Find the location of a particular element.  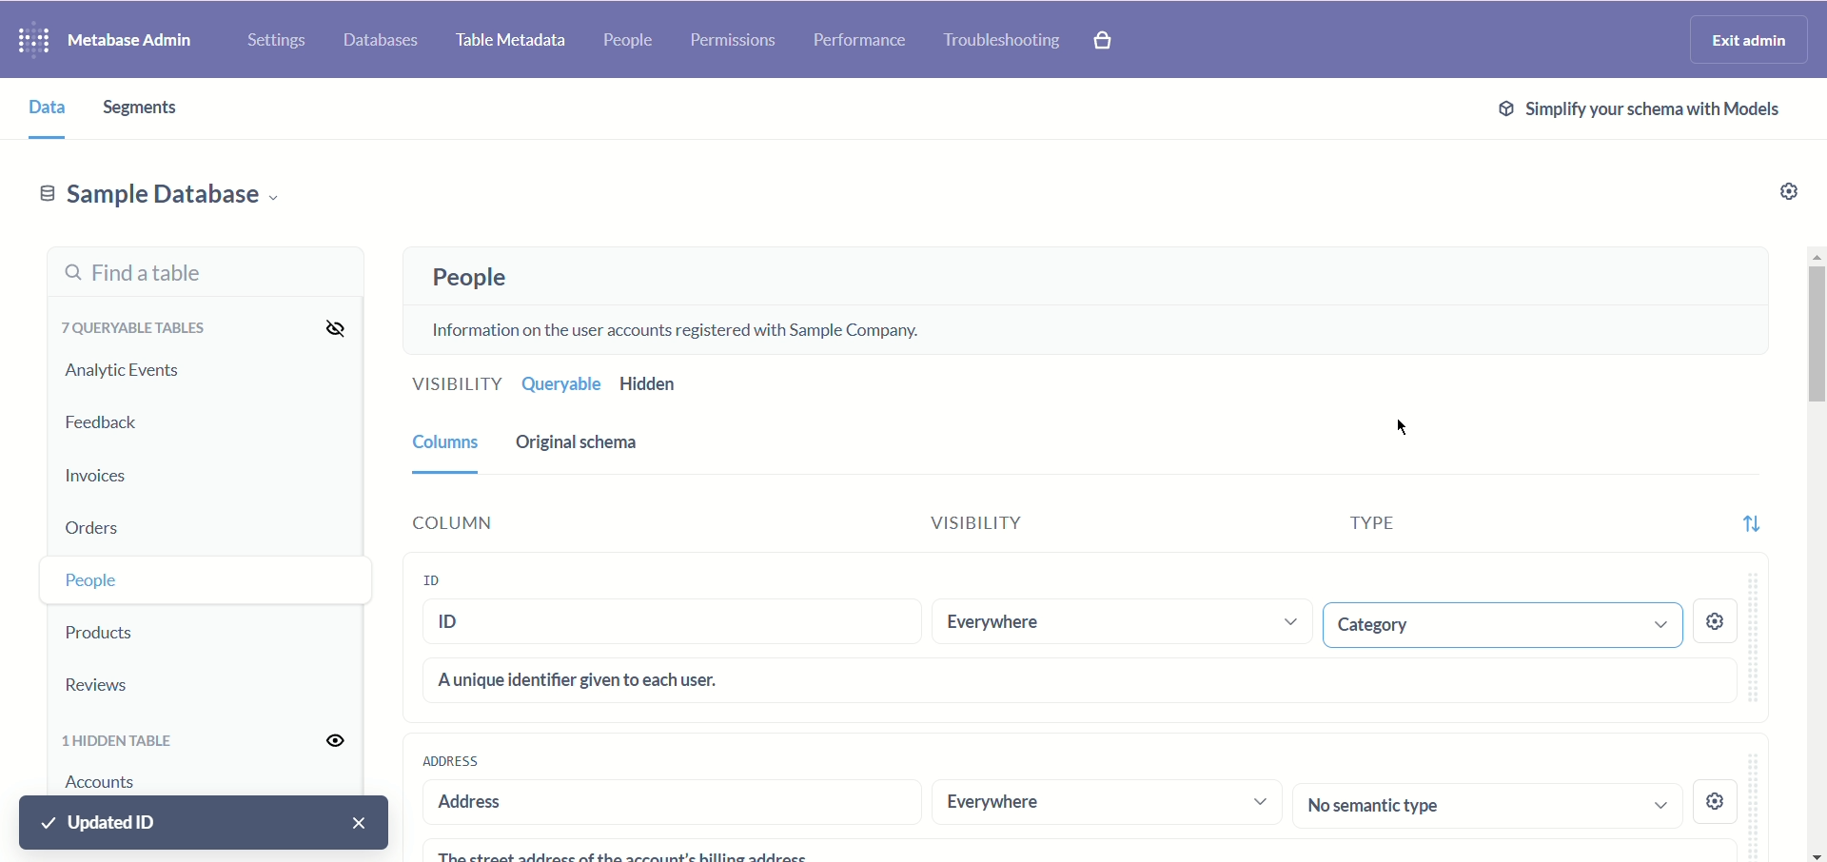

type is located at coordinates (1350, 529).